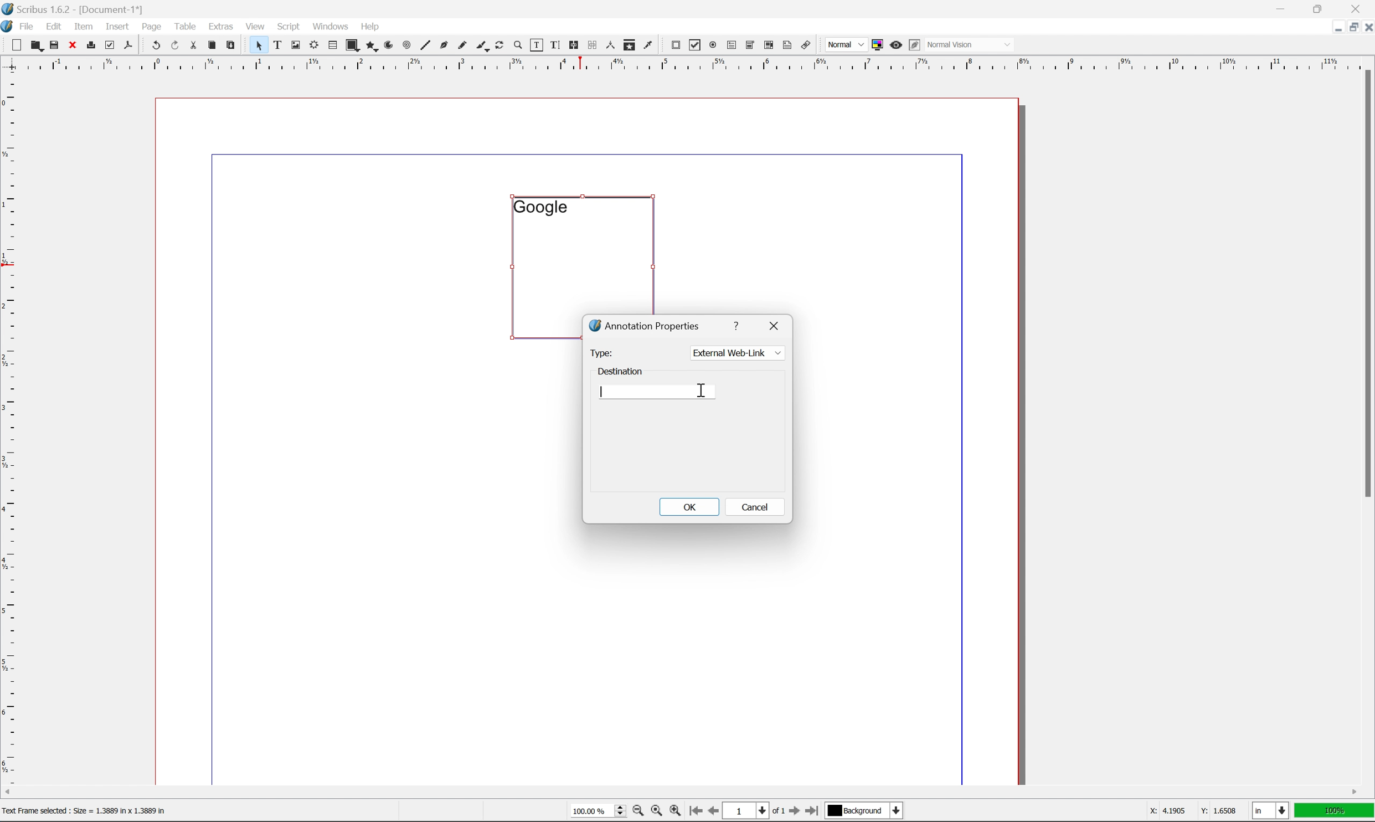 The width and height of the screenshot is (1375, 822). Describe the element at coordinates (791, 812) in the screenshot. I see `go to next page` at that location.